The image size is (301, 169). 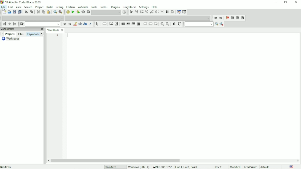 What do you see at coordinates (4, 7) in the screenshot?
I see `File` at bounding box center [4, 7].